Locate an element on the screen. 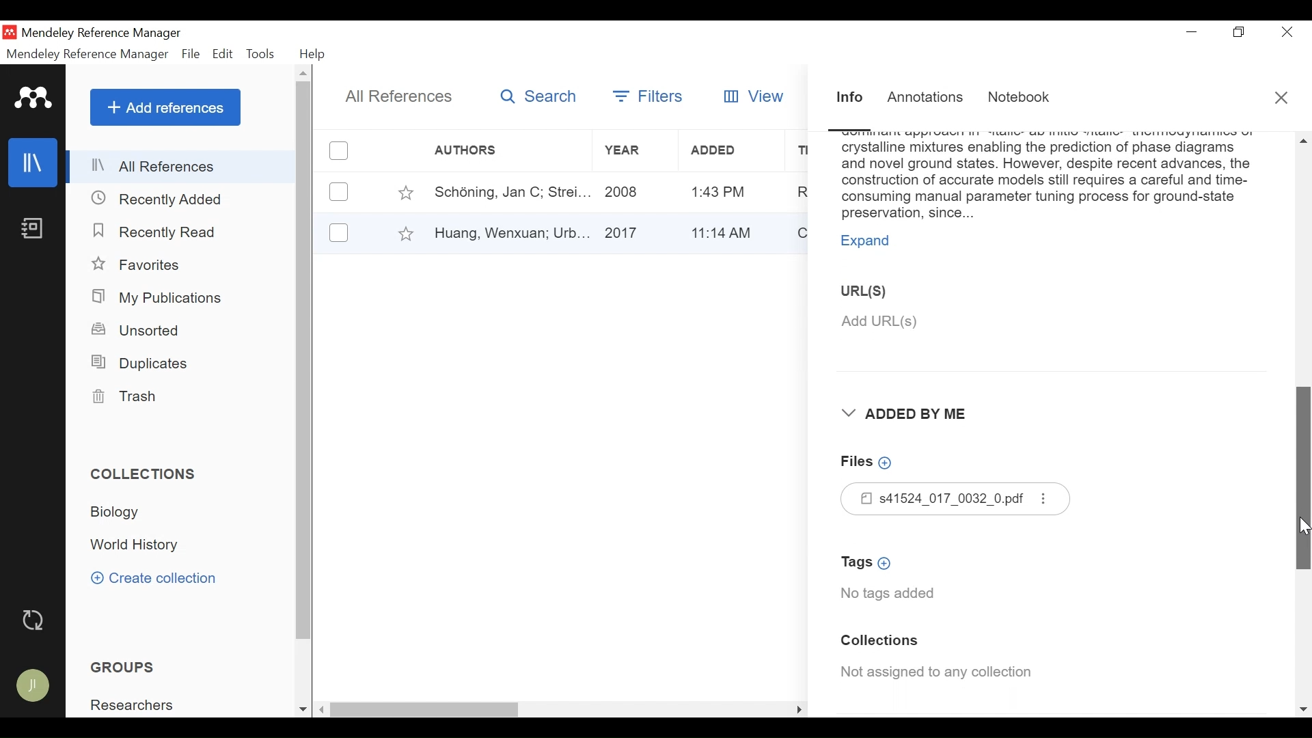  Help is located at coordinates (314, 55).